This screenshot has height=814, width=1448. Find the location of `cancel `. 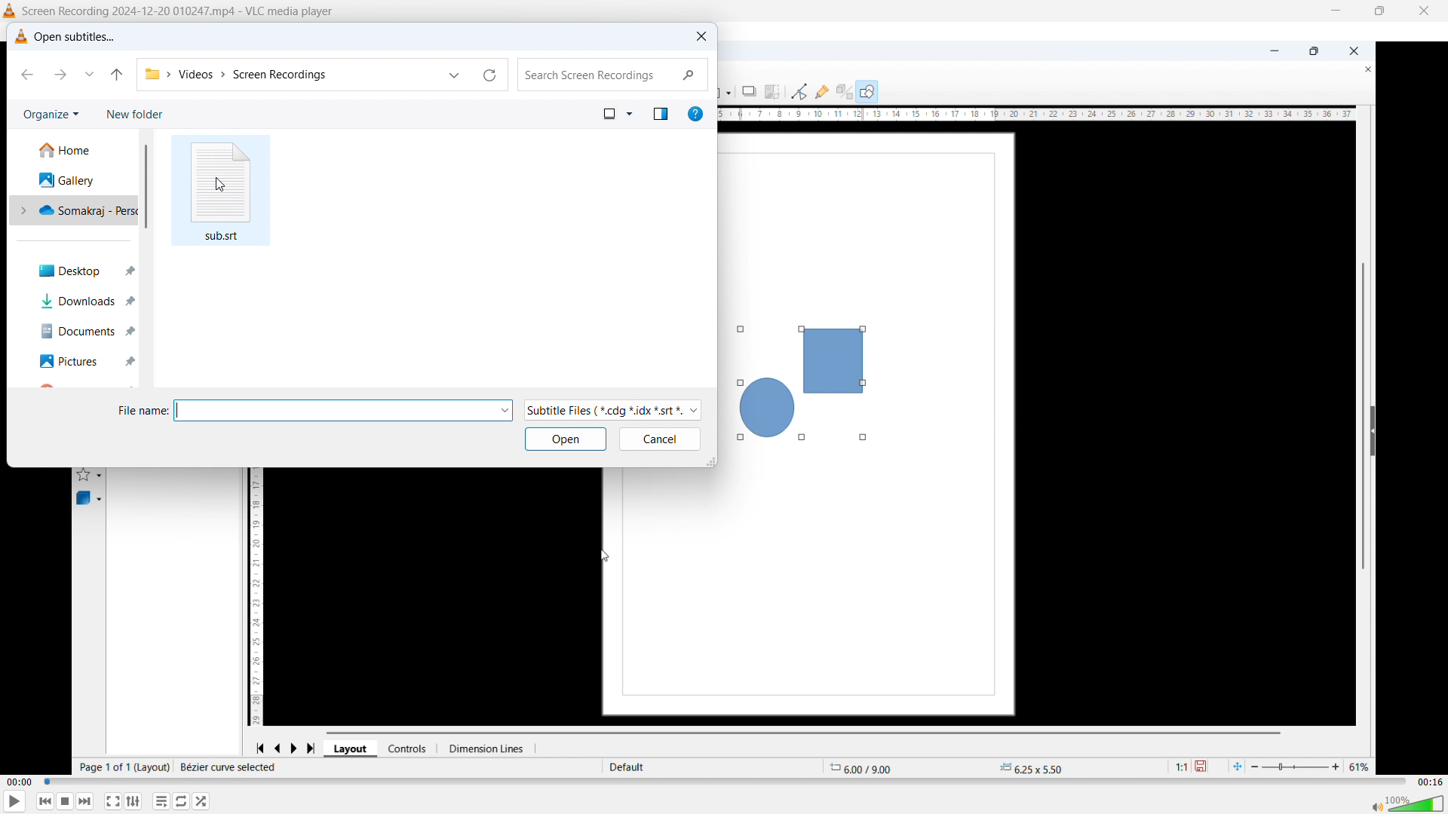

cancel  is located at coordinates (659, 439).